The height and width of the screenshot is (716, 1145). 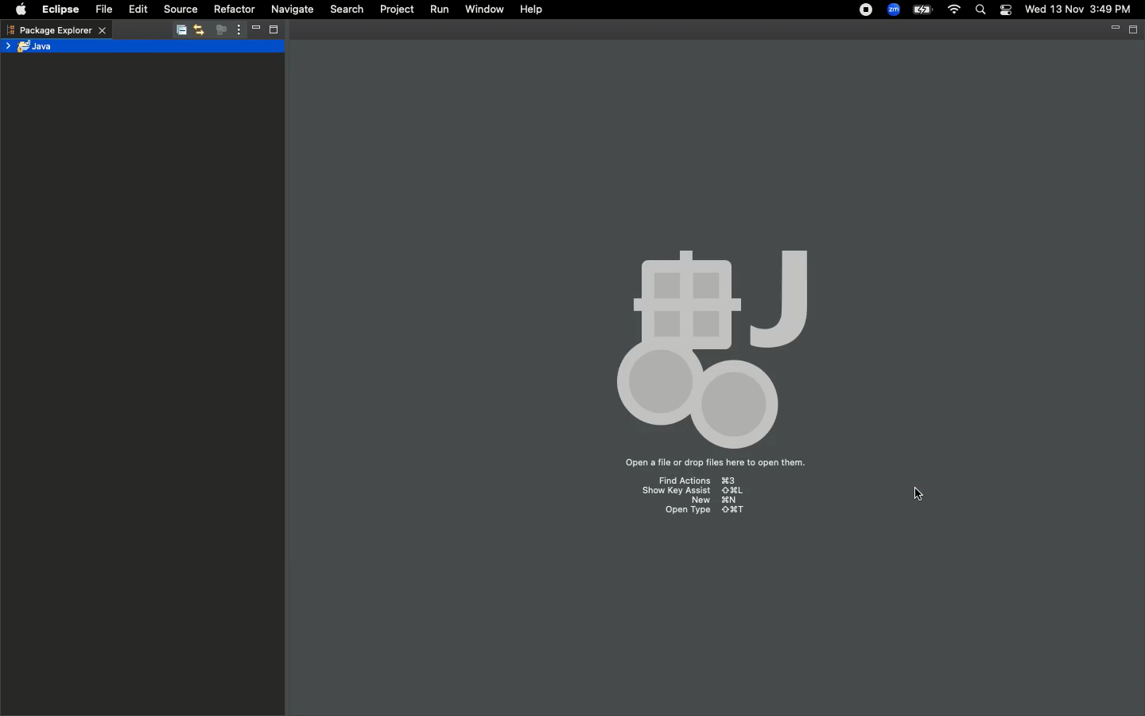 What do you see at coordinates (439, 10) in the screenshot?
I see `Run` at bounding box center [439, 10].